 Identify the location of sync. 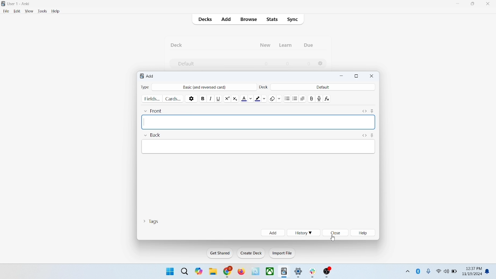
(293, 20).